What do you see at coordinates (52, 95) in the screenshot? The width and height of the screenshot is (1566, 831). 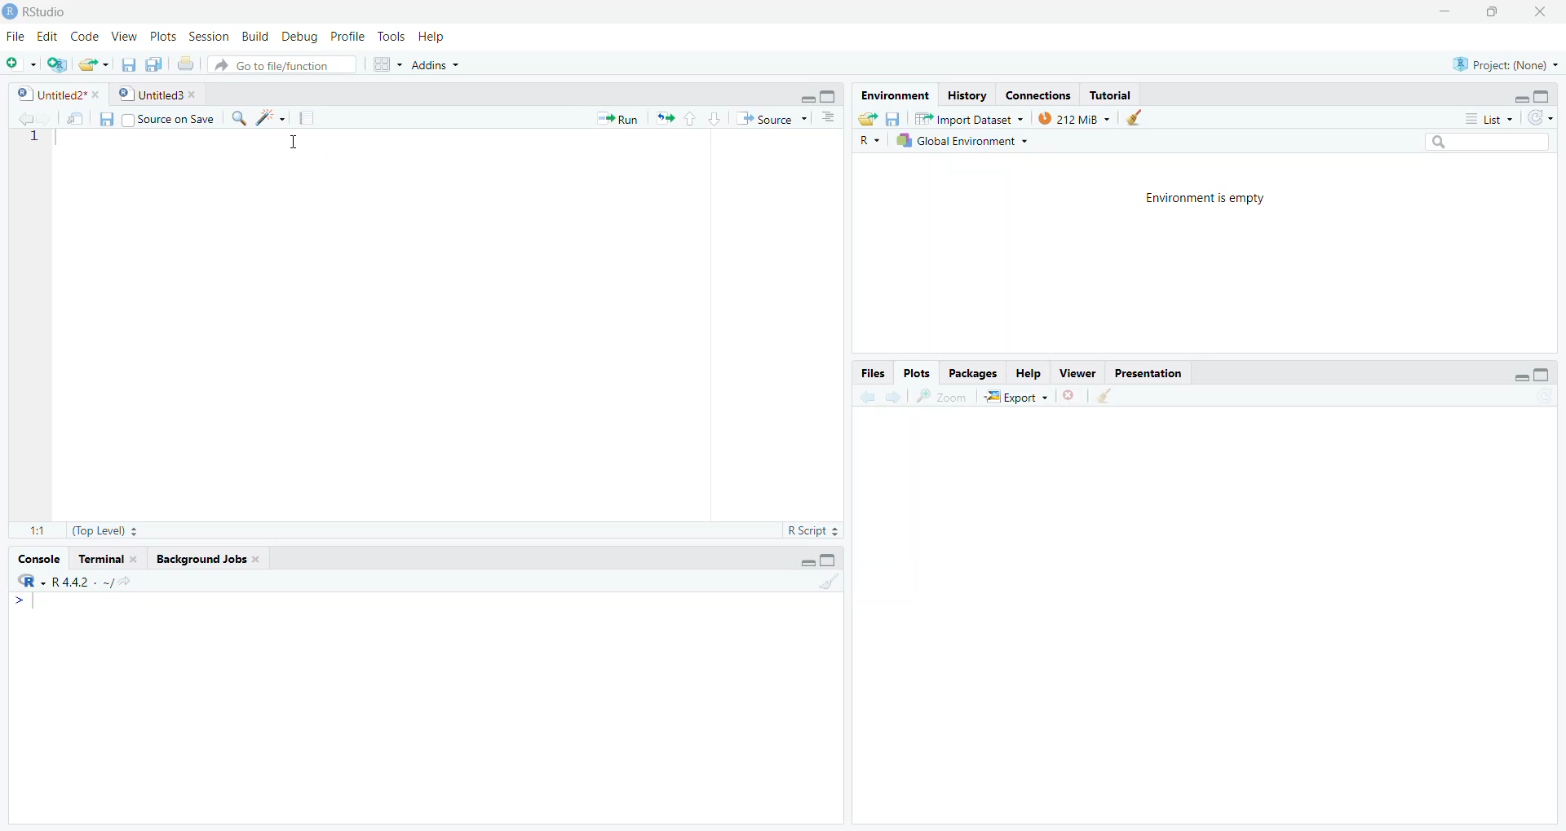 I see `untitled2` at bounding box center [52, 95].